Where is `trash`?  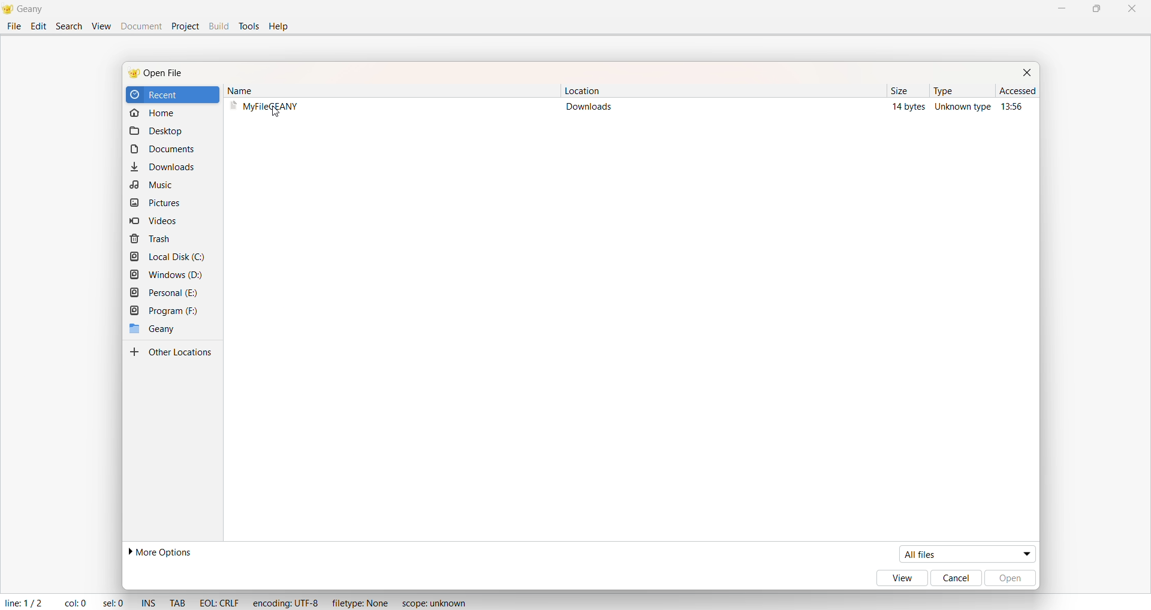
trash is located at coordinates (149, 240).